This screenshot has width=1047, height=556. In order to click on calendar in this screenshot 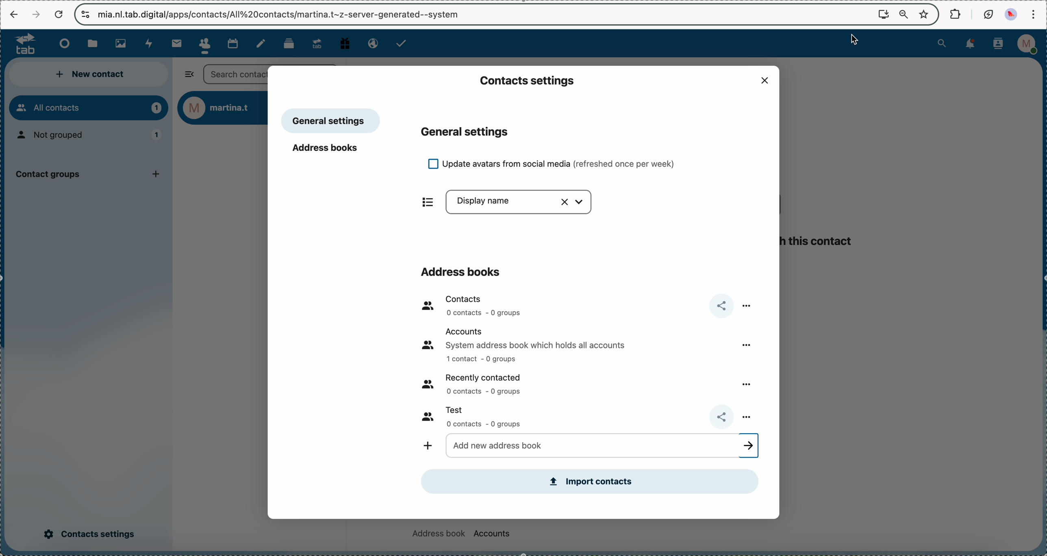, I will do `click(232, 43)`.